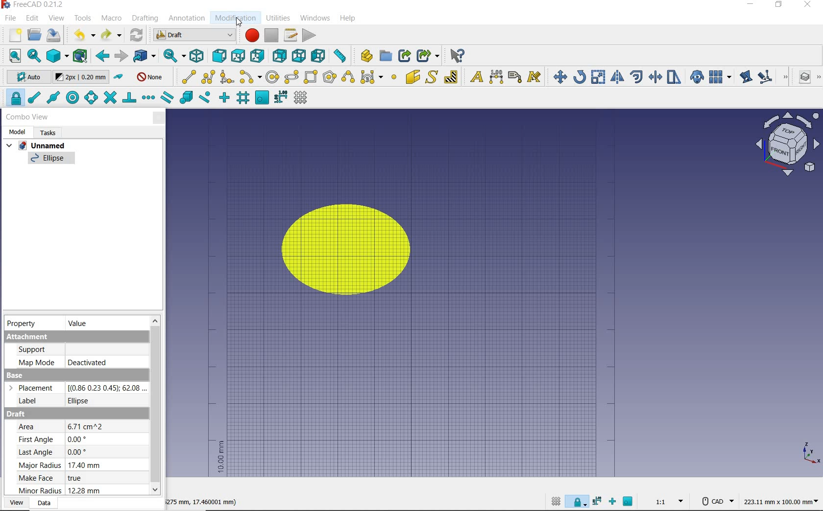 This screenshot has width=823, height=511. What do you see at coordinates (372, 78) in the screenshot?
I see `bezier tools` at bounding box center [372, 78].